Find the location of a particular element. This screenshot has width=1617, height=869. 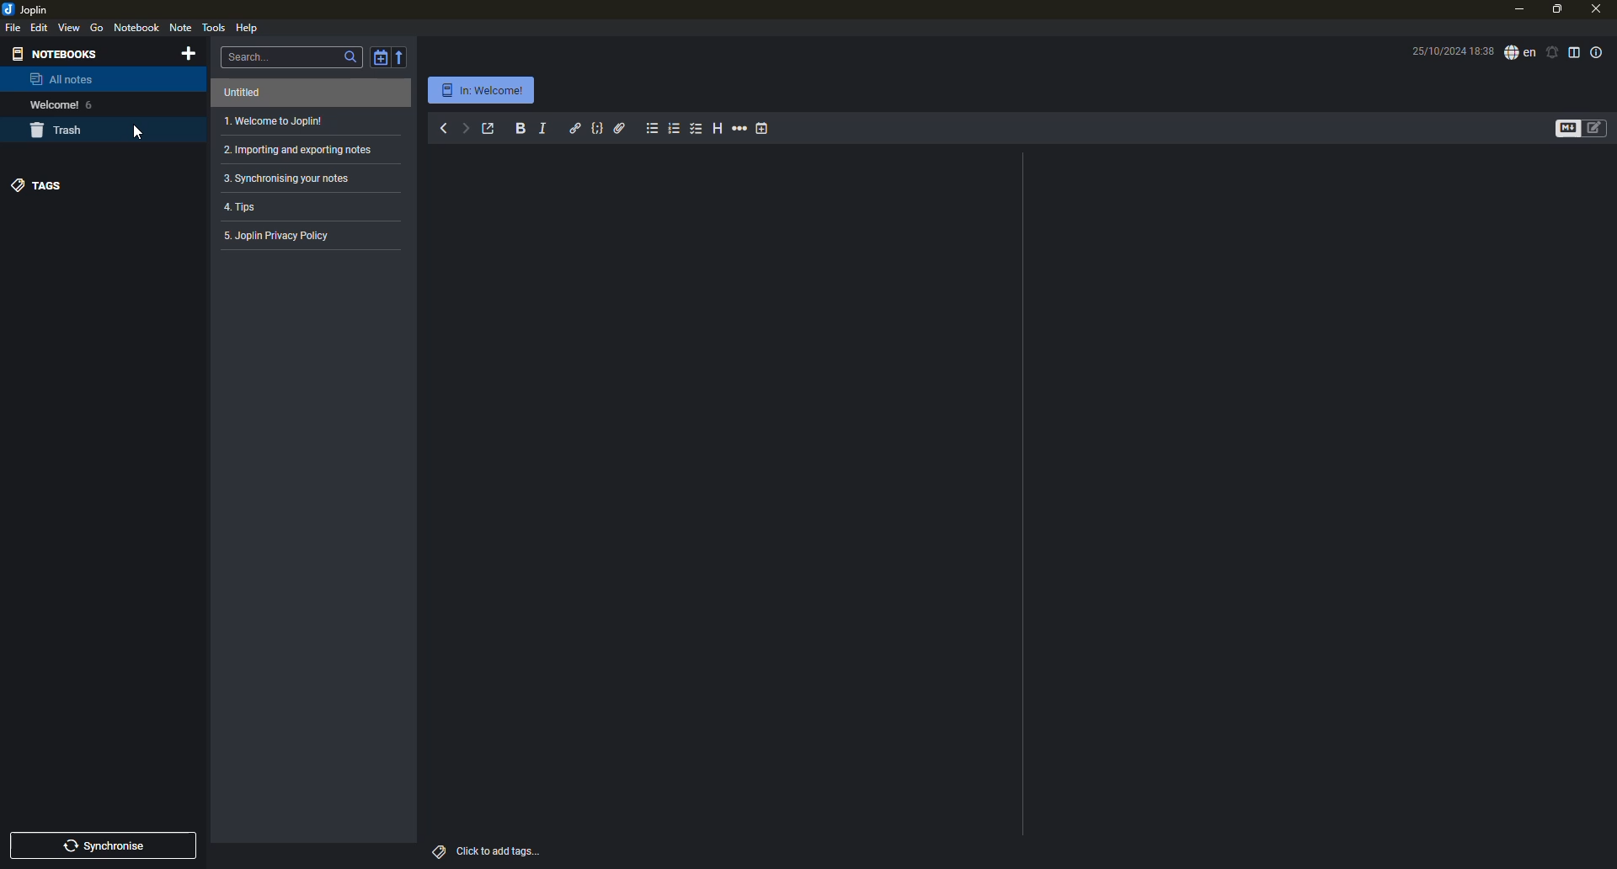

toggle editors is located at coordinates (1561, 128).